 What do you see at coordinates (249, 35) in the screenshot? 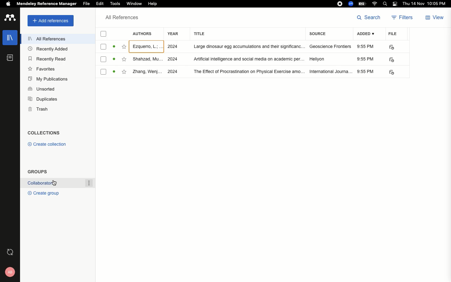
I see `Title` at bounding box center [249, 35].